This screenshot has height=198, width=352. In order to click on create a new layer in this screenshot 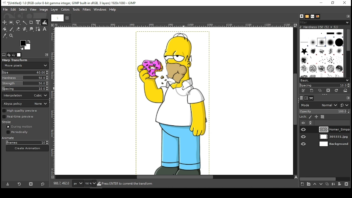, I will do `click(303, 185)`.